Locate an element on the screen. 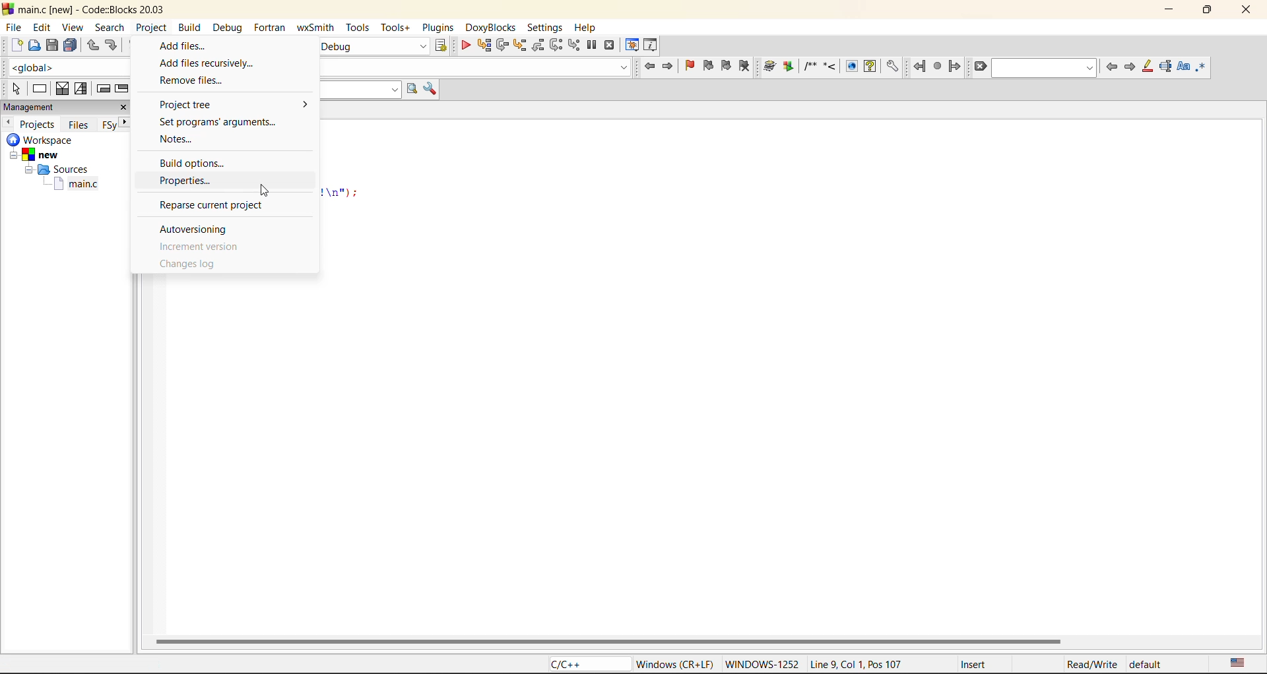 Image resolution: width=1267 pixels, height=674 pixels. toggle bookmark is located at coordinates (691, 65).